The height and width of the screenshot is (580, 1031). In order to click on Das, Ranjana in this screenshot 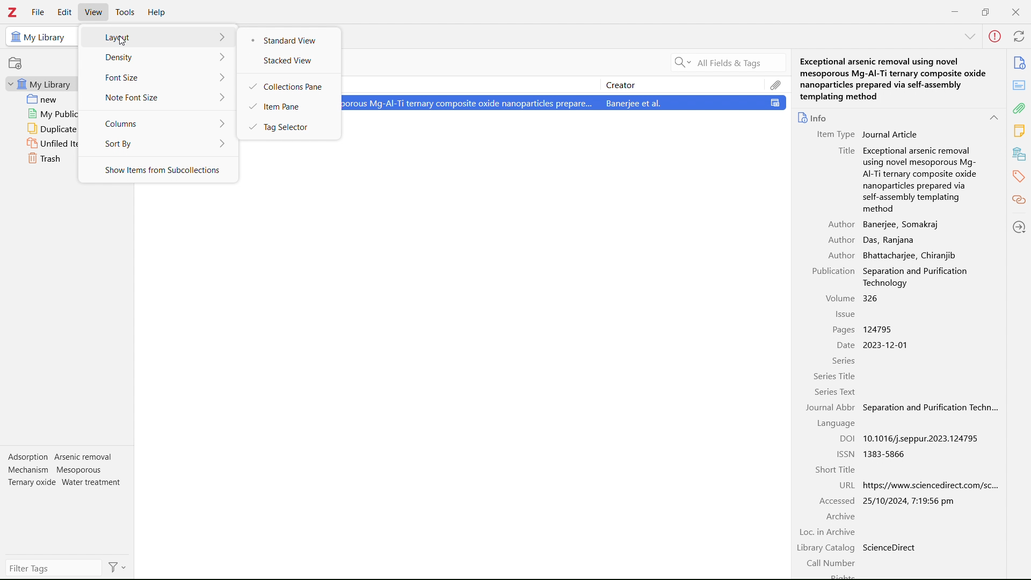, I will do `click(889, 240)`.